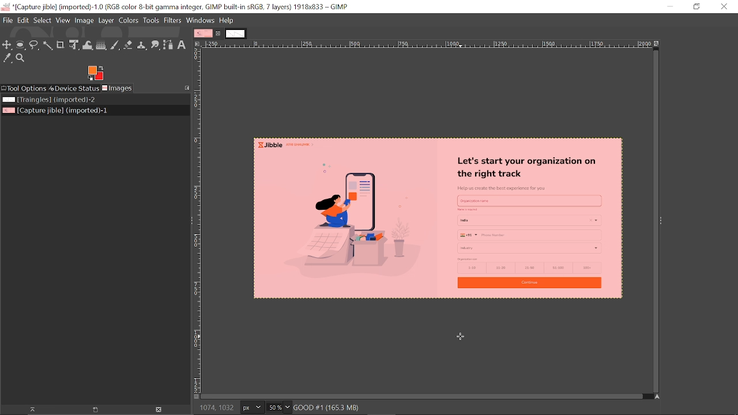 This screenshot has width=738, height=415. What do you see at coordinates (74, 45) in the screenshot?
I see `Unified transform tool` at bounding box center [74, 45].